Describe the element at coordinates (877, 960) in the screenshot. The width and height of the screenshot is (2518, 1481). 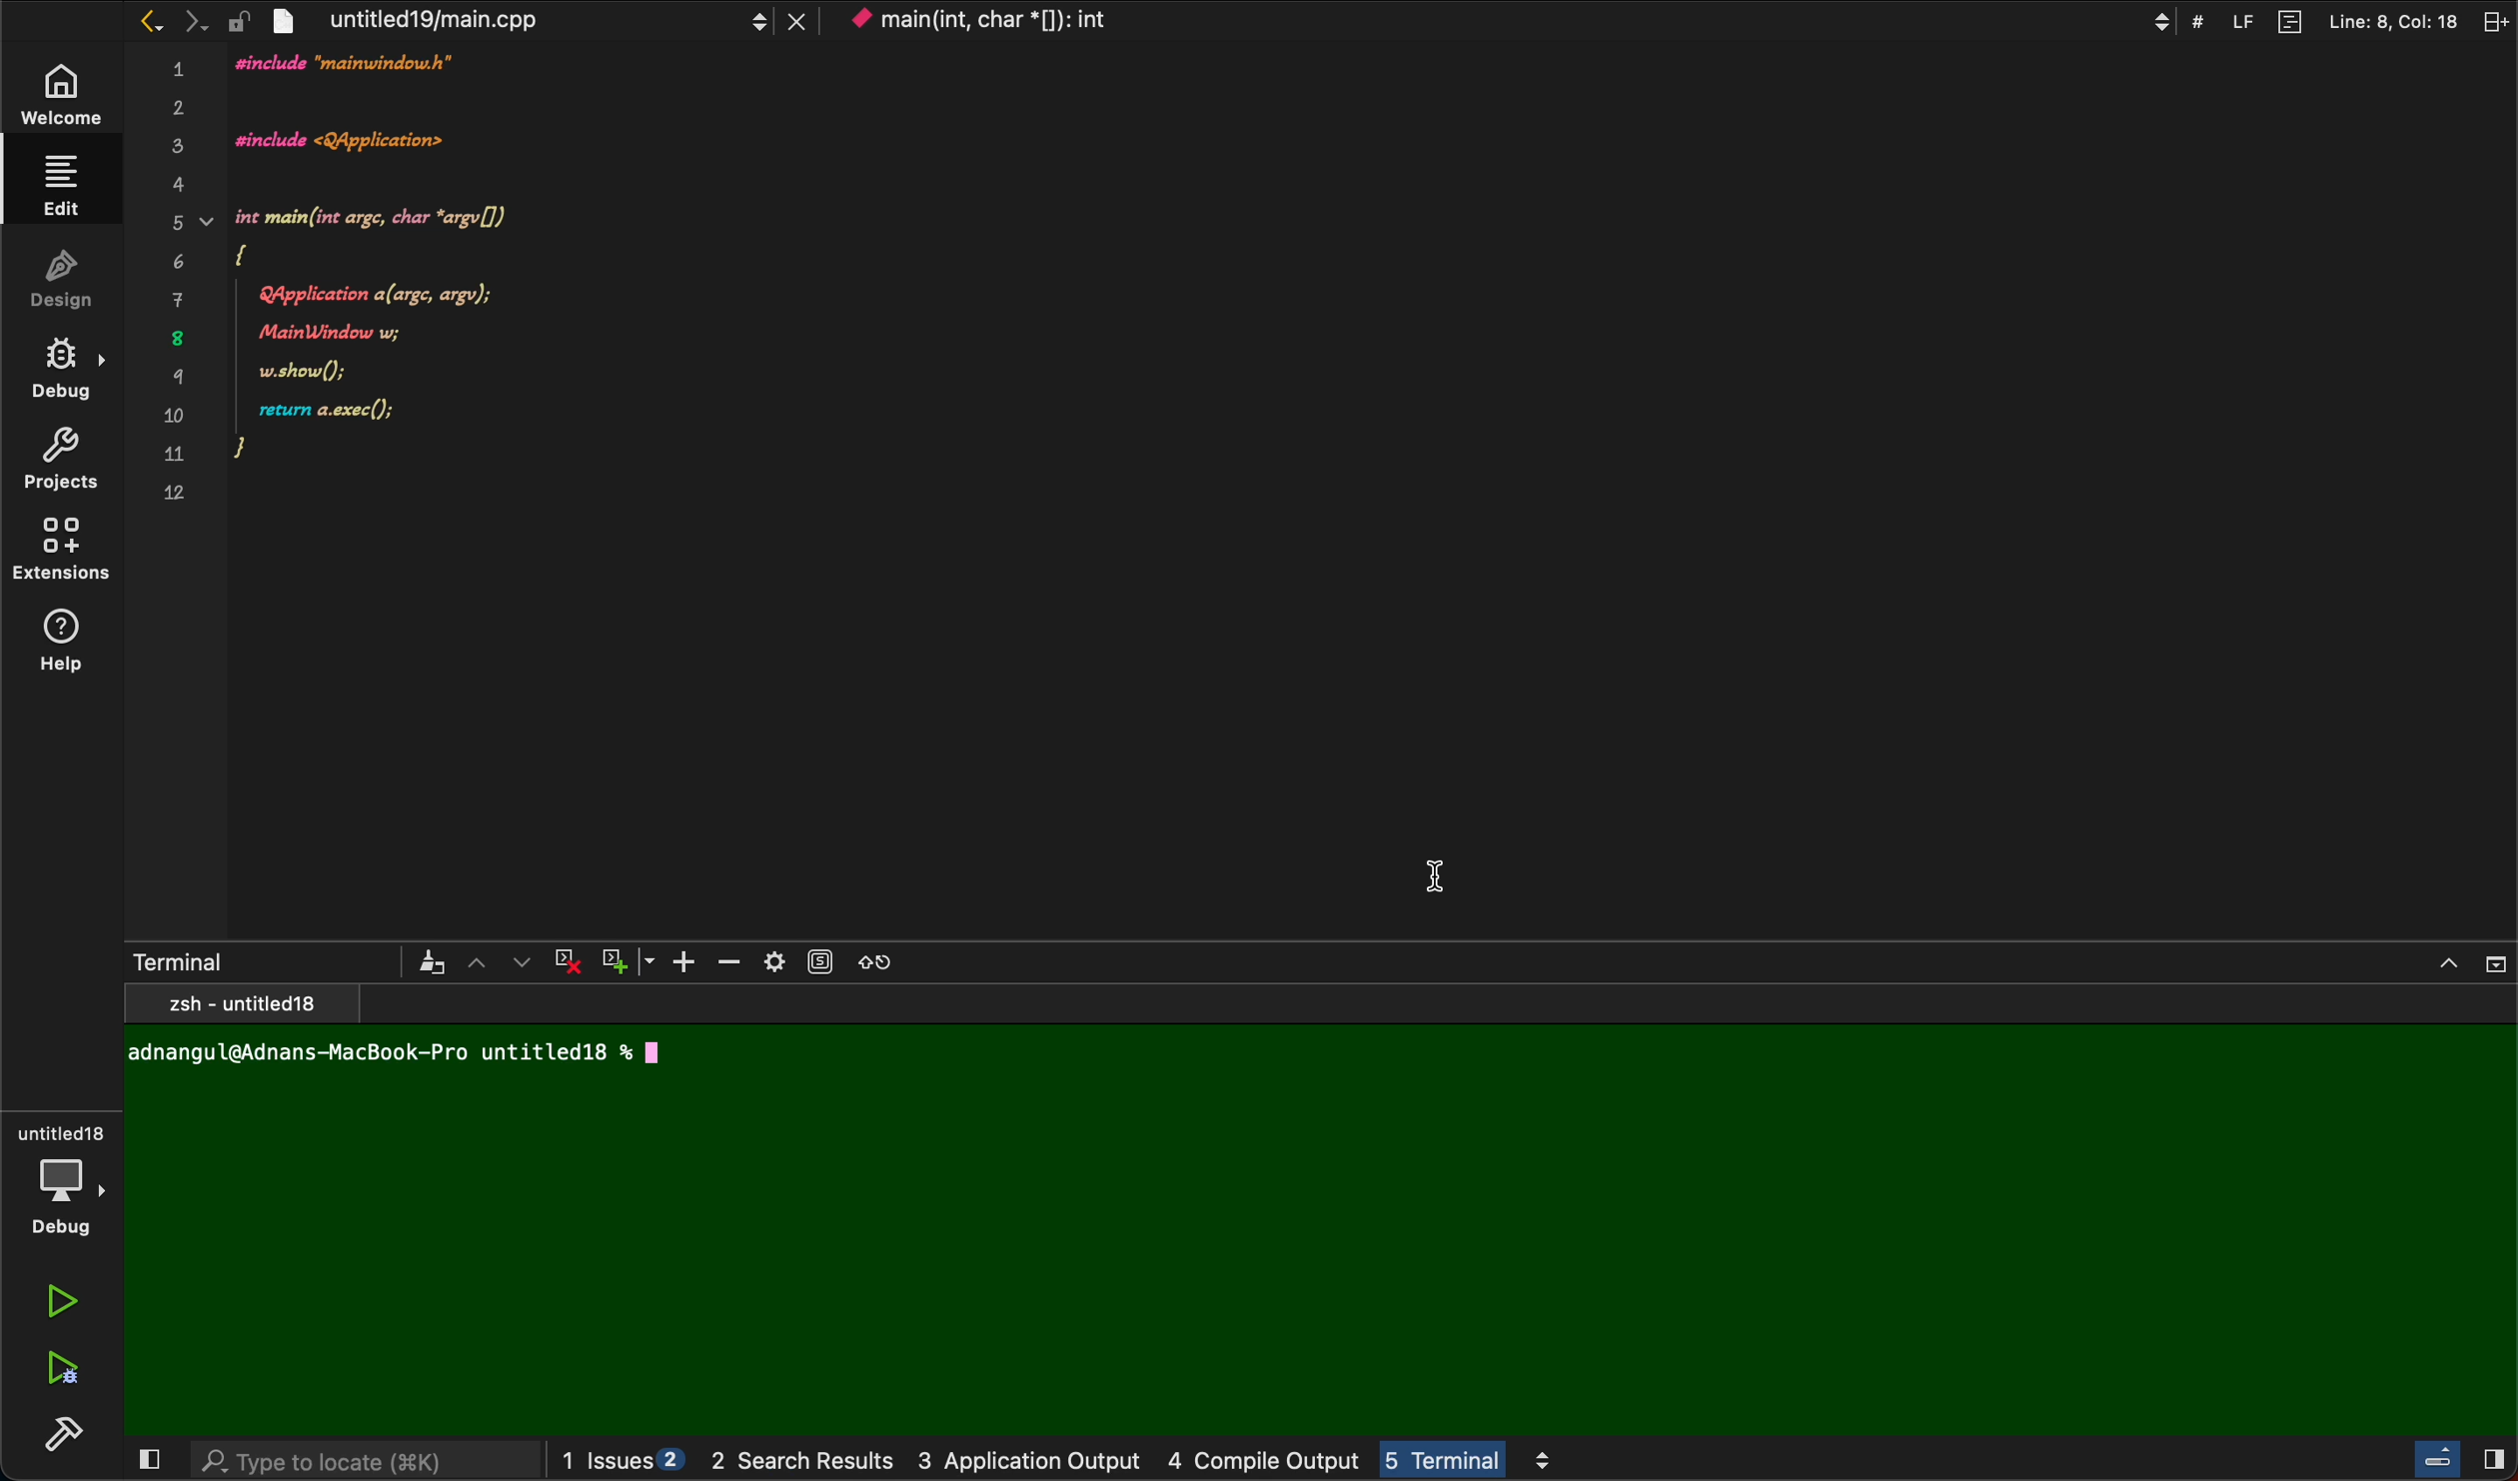
I see `reset` at that location.